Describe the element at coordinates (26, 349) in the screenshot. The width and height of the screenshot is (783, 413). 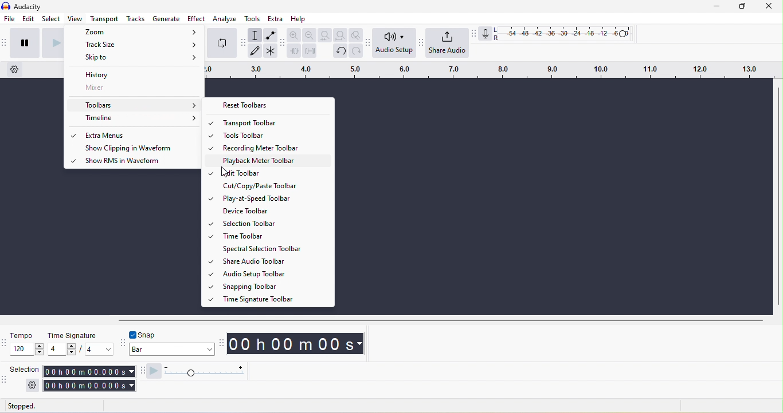
I see `set tempo` at that location.